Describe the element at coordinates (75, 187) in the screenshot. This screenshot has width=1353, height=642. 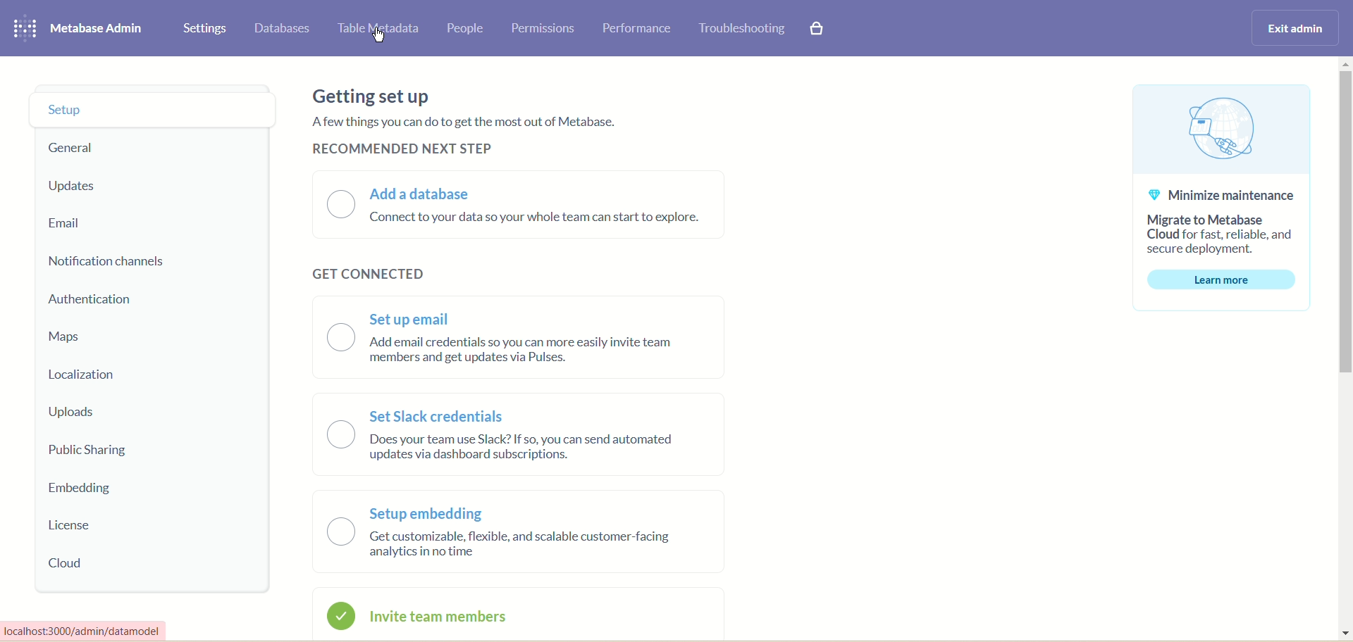
I see `updates` at that location.